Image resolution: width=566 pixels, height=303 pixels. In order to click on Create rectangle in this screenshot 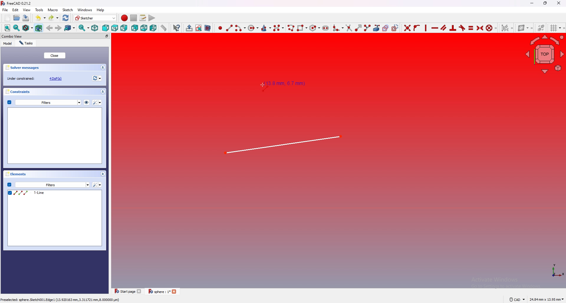, I will do `click(302, 27)`.